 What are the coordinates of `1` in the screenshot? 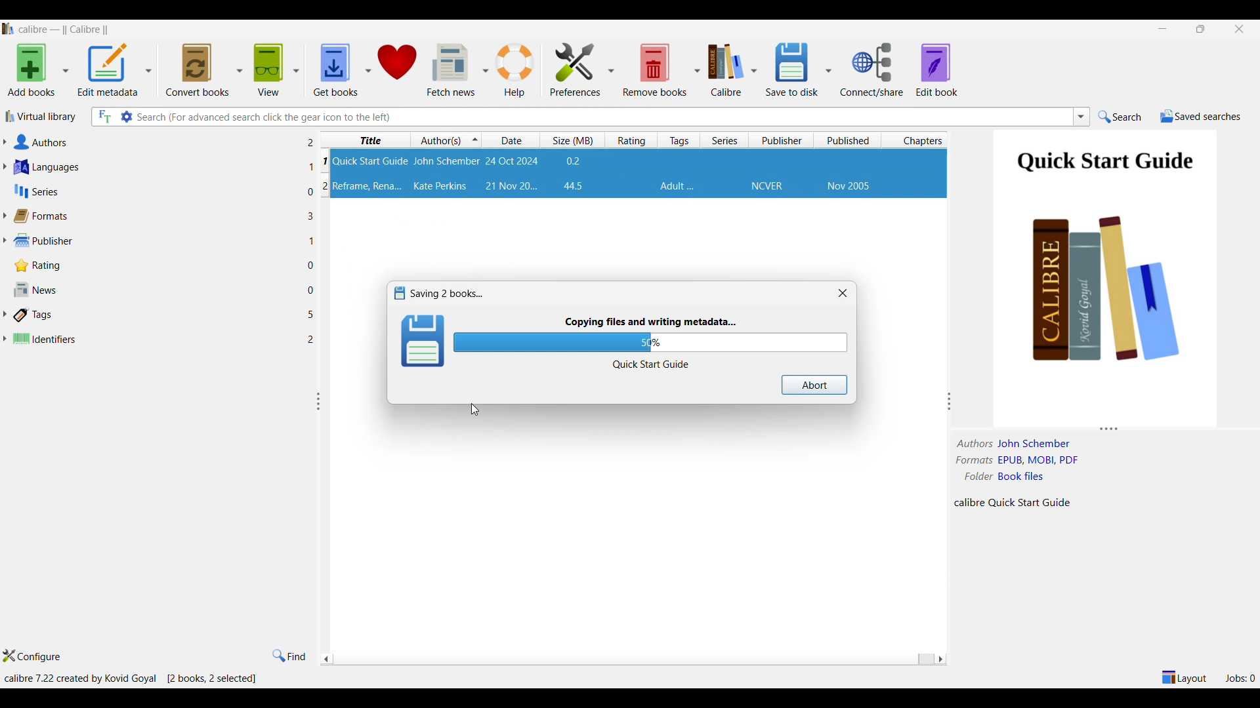 It's located at (308, 167).